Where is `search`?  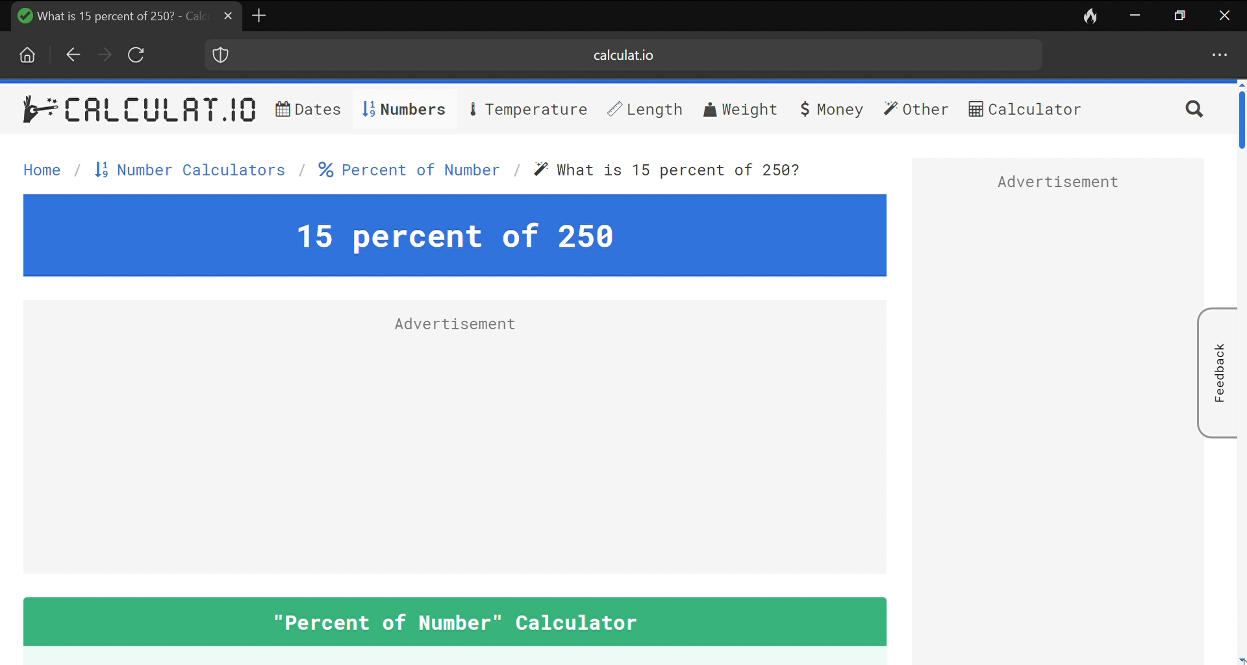 search is located at coordinates (1192, 110).